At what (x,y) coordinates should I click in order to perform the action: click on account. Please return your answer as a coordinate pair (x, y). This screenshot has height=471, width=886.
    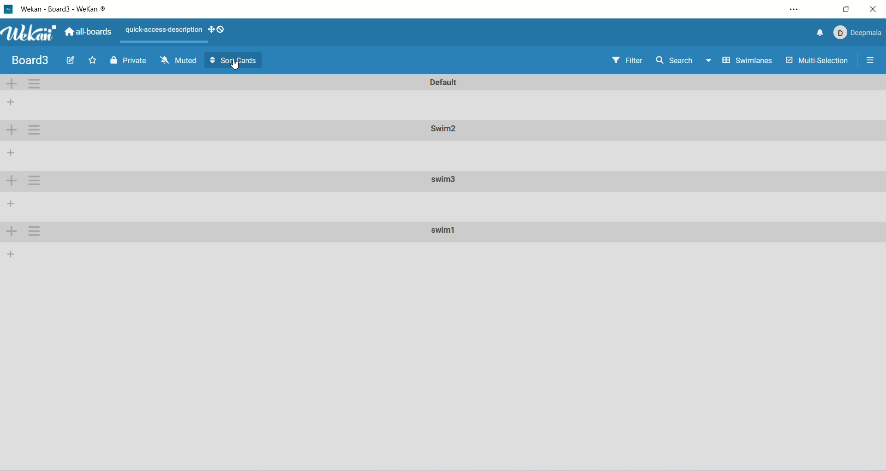
    Looking at the image, I should click on (856, 32).